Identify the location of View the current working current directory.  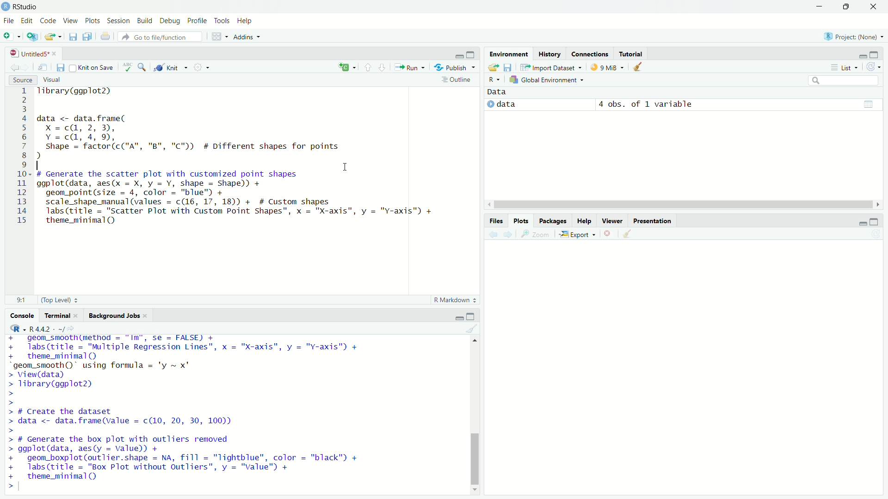
(71, 329).